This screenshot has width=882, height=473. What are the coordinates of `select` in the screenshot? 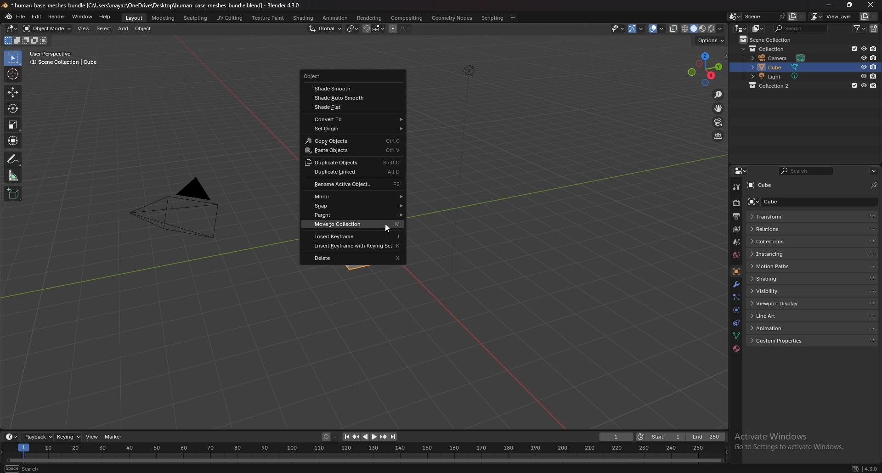 It's located at (14, 58).